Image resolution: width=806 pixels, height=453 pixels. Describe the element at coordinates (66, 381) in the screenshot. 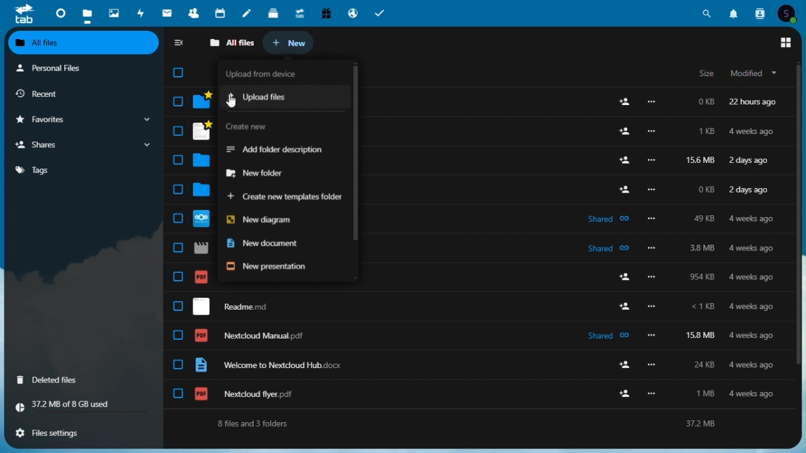

I see `Deleted files ` at that location.